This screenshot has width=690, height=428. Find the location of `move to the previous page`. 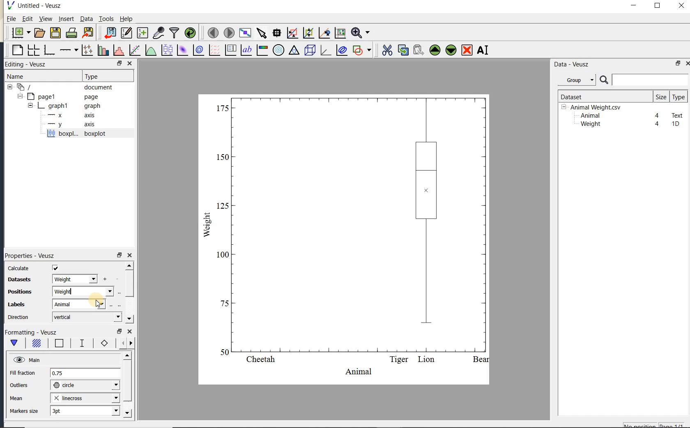

move to the previous page is located at coordinates (212, 32).